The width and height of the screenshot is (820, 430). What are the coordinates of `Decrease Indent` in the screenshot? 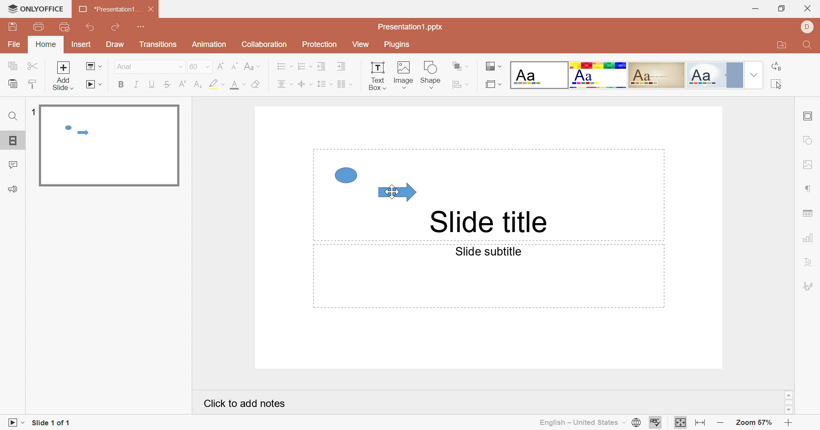 It's located at (321, 66).